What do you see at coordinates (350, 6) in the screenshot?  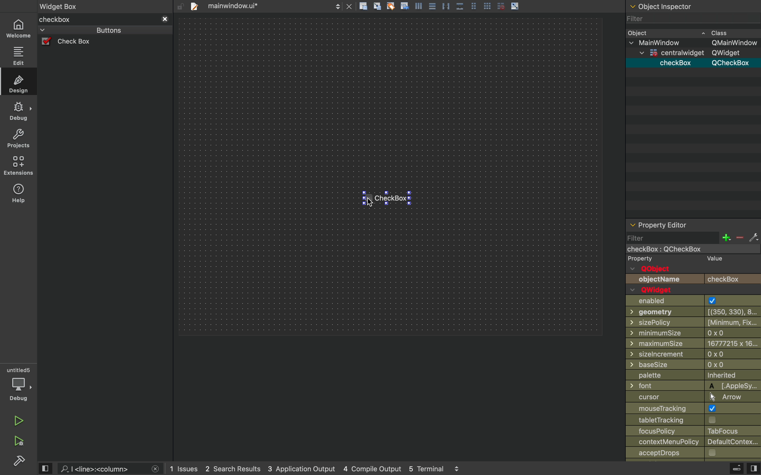 I see `close` at bounding box center [350, 6].